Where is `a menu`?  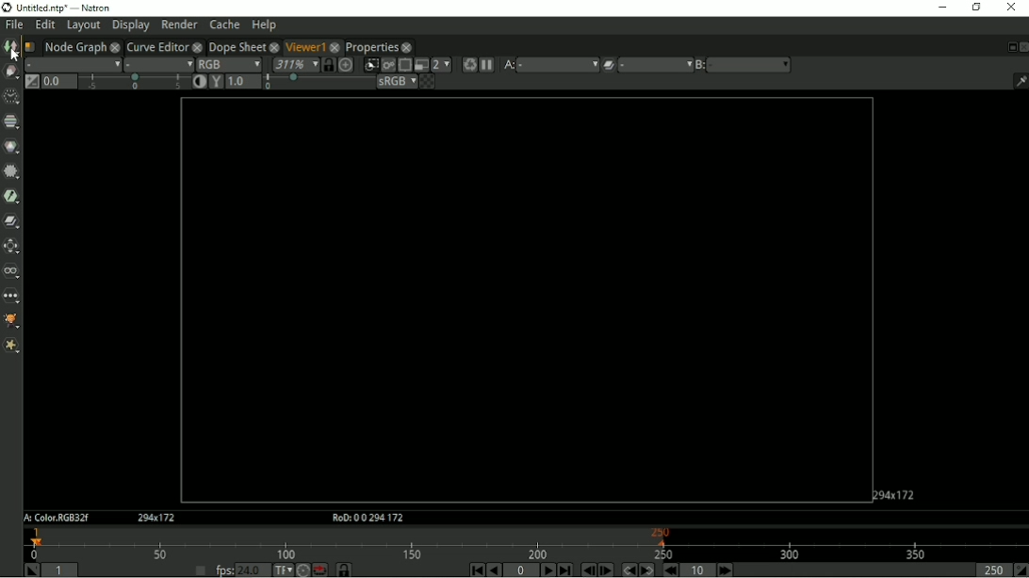 a menu is located at coordinates (560, 64).